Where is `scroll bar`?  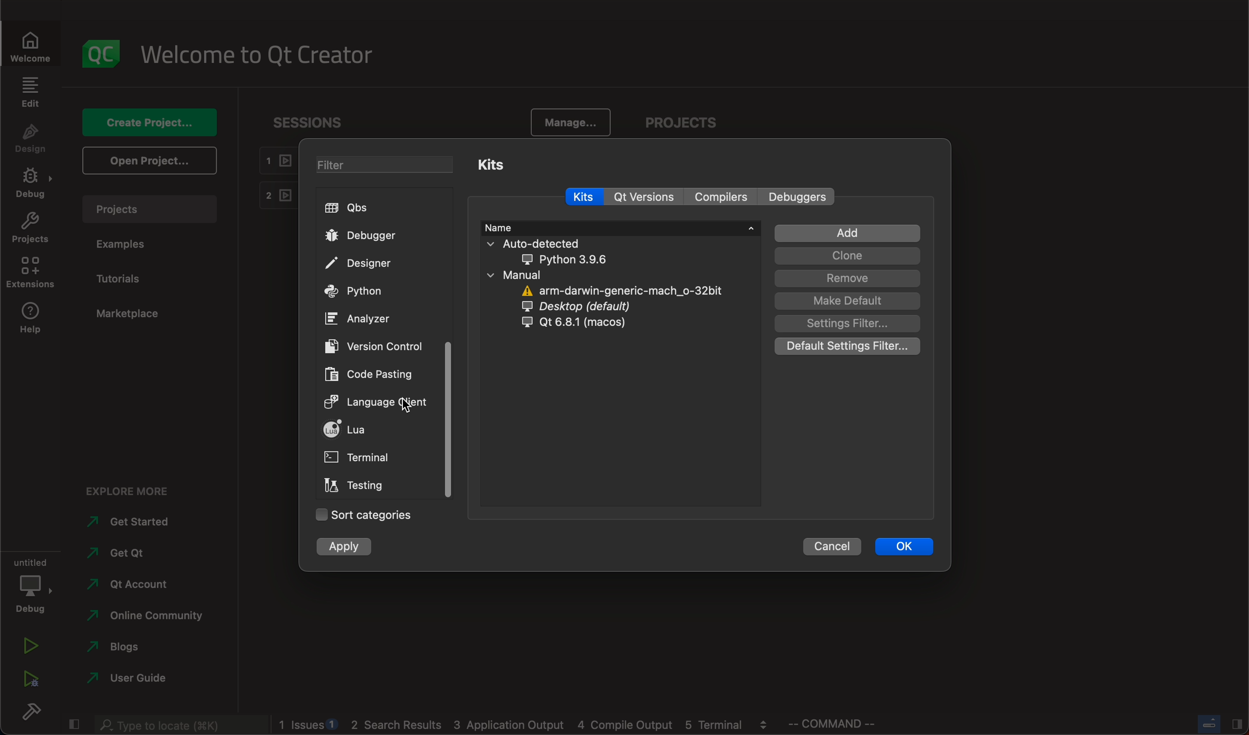 scroll bar is located at coordinates (449, 419).